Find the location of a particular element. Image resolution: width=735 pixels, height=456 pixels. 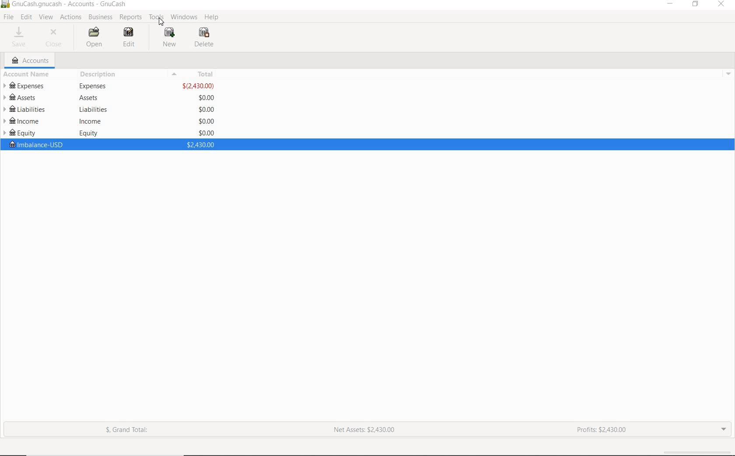

$0.00 is located at coordinates (206, 133).